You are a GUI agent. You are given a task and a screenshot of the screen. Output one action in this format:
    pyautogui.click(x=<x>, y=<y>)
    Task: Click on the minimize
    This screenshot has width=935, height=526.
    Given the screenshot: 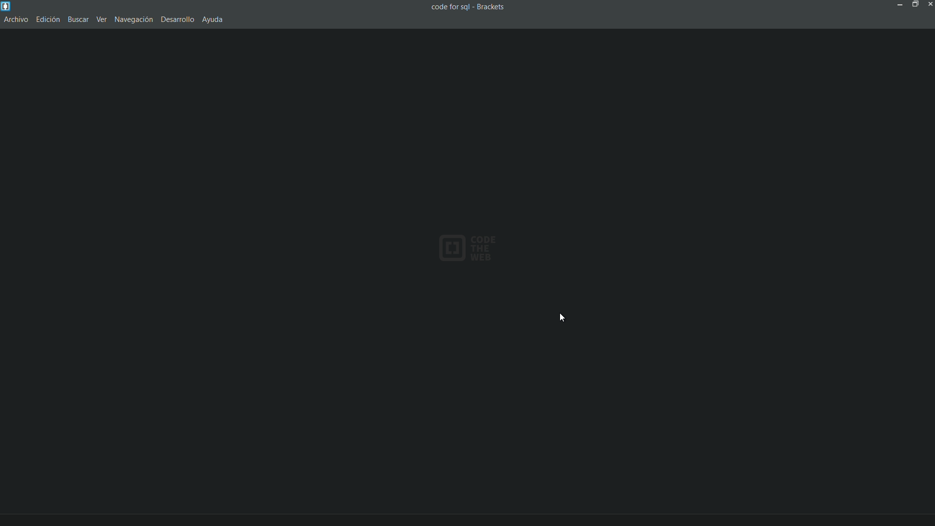 What is the action you would take?
    pyautogui.click(x=901, y=5)
    